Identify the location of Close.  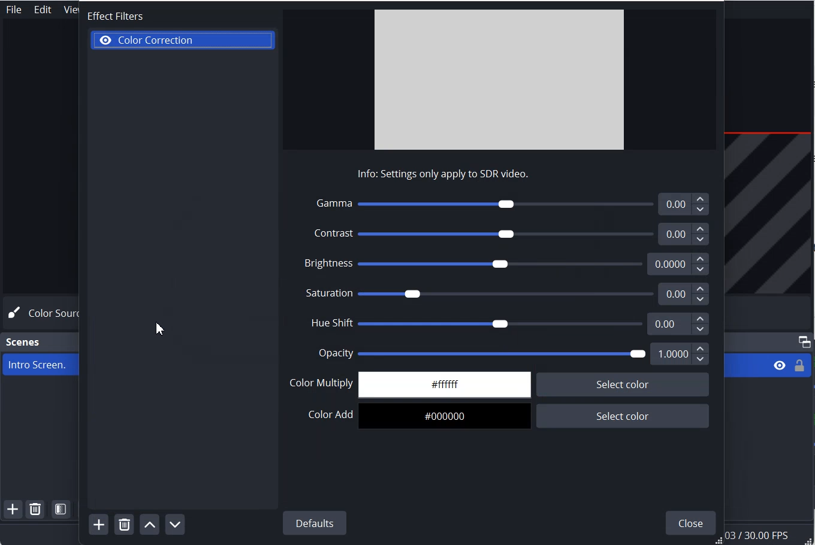
(688, 521).